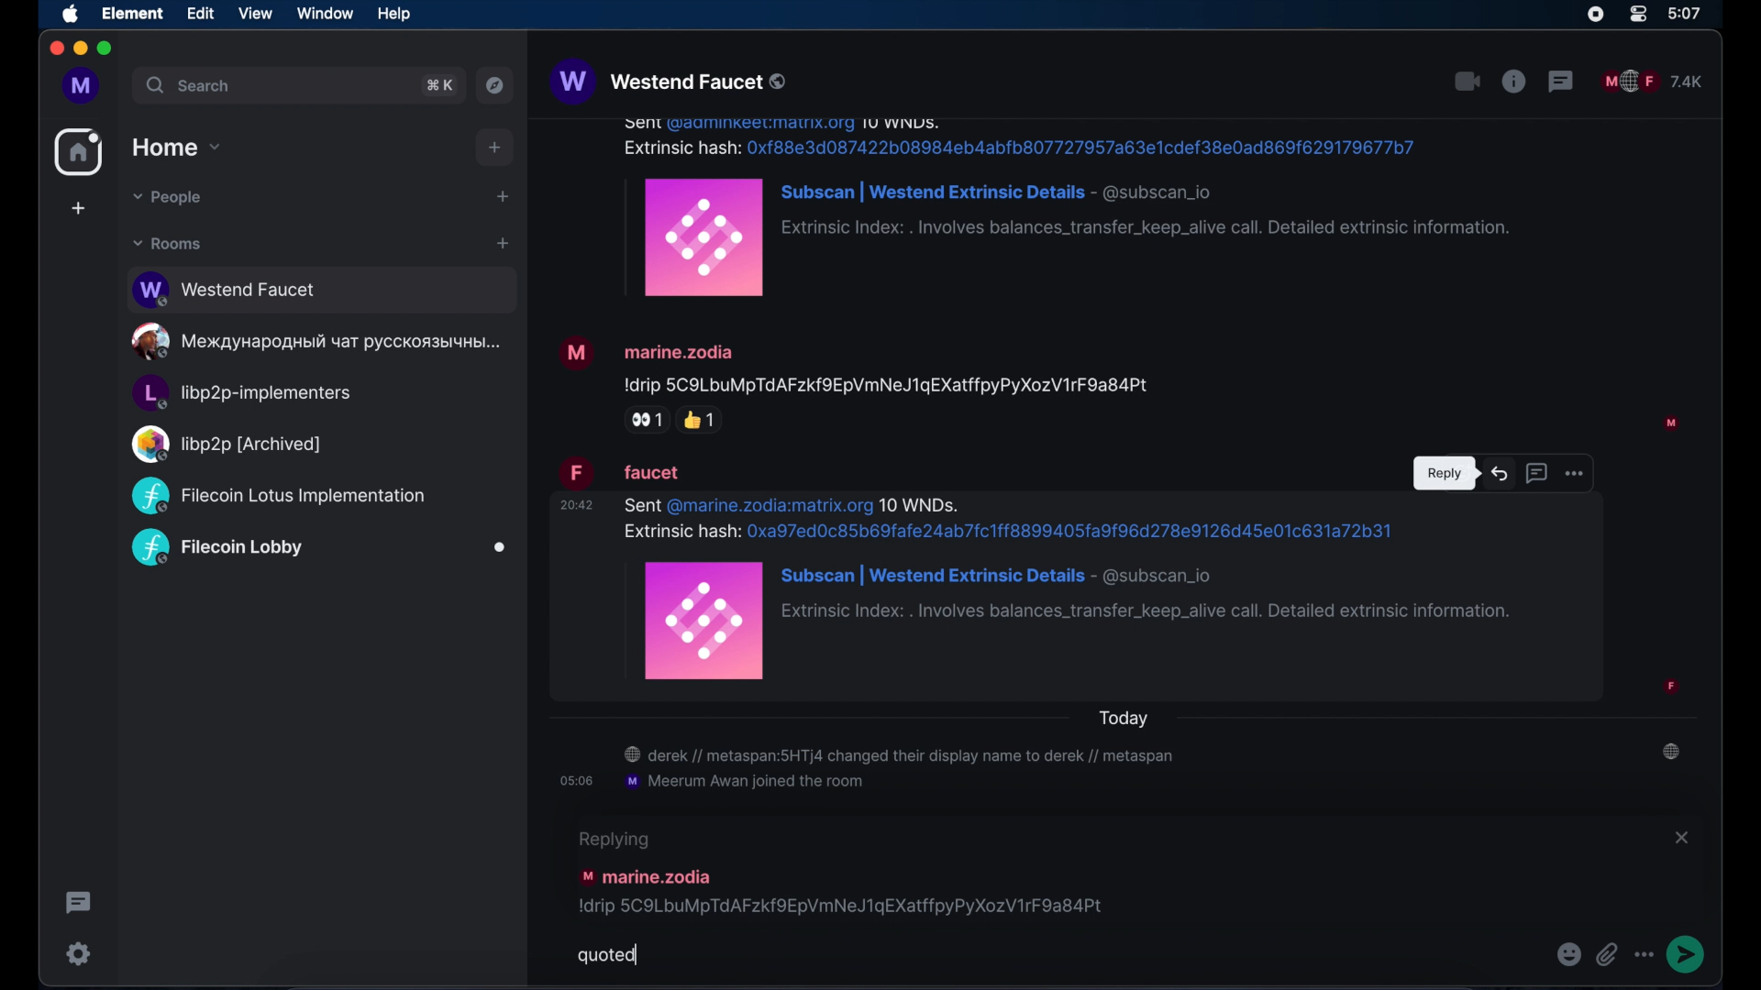  What do you see at coordinates (669, 83) in the screenshot?
I see `westend faucet public room name` at bounding box center [669, 83].